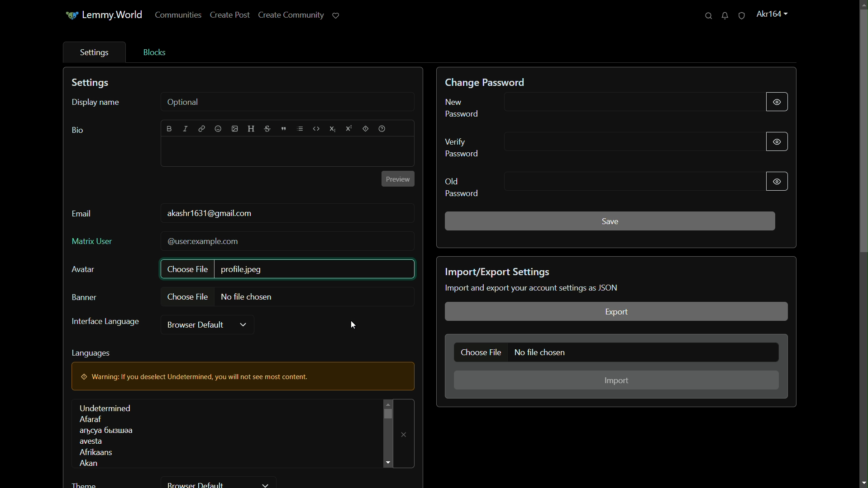  What do you see at coordinates (386, 414) in the screenshot?
I see `scroll bar` at bounding box center [386, 414].